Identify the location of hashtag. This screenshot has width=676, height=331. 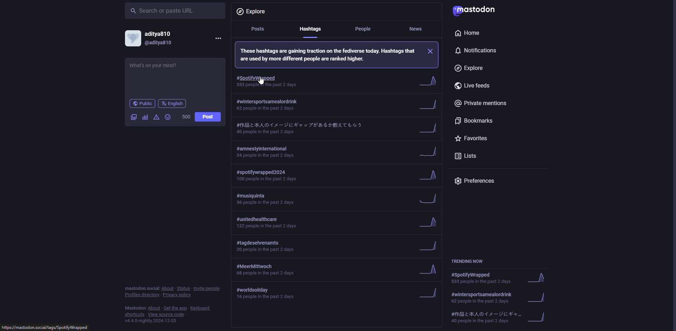
(270, 268).